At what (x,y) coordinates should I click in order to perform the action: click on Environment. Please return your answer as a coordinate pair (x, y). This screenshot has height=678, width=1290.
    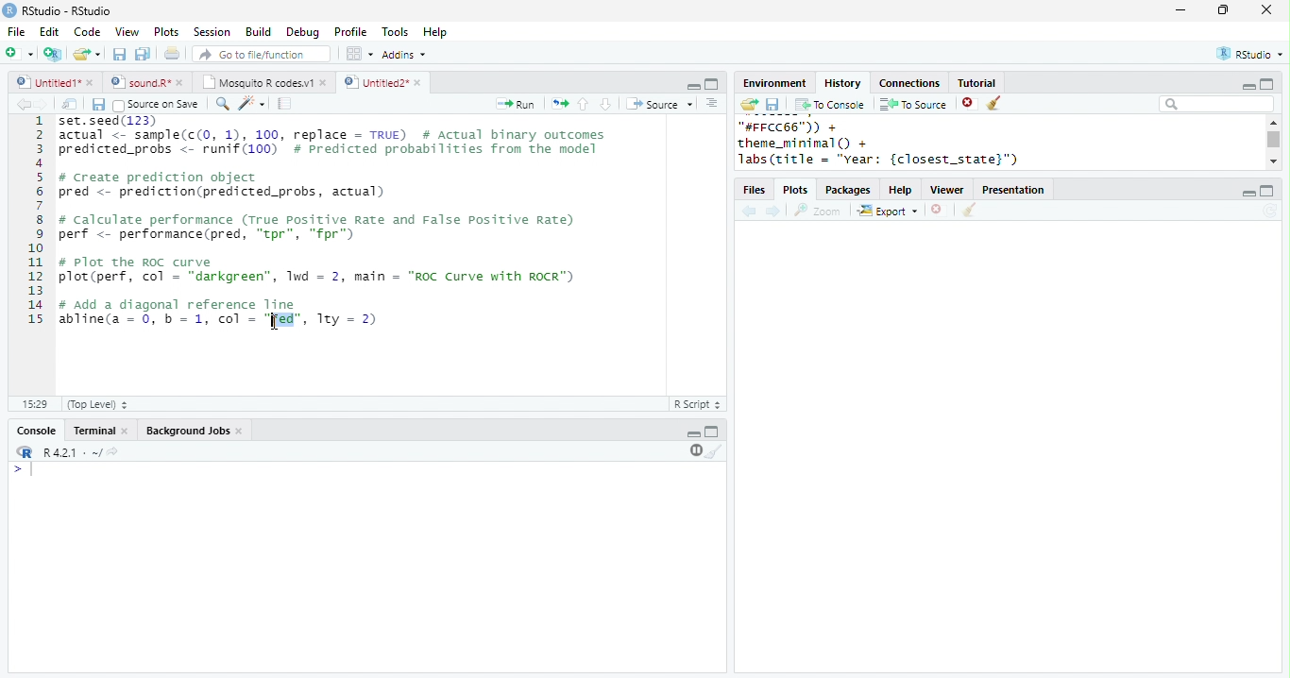
    Looking at the image, I should click on (773, 83).